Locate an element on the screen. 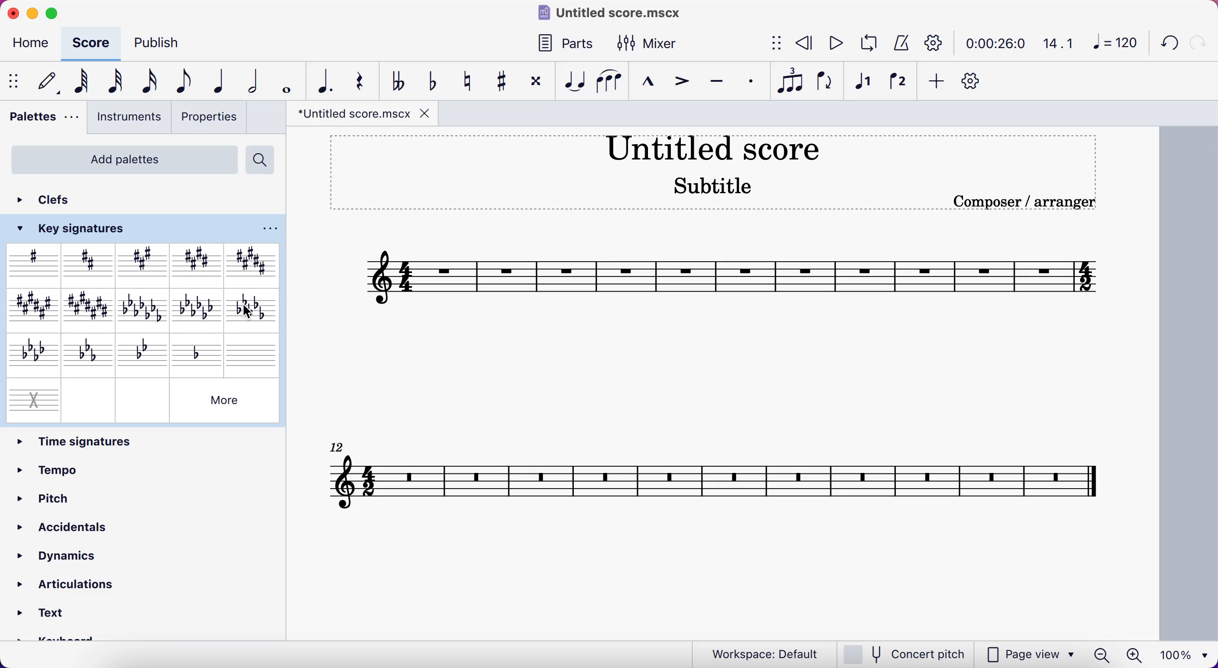 The width and height of the screenshot is (1218, 668). flip direction is located at coordinates (824, 84).